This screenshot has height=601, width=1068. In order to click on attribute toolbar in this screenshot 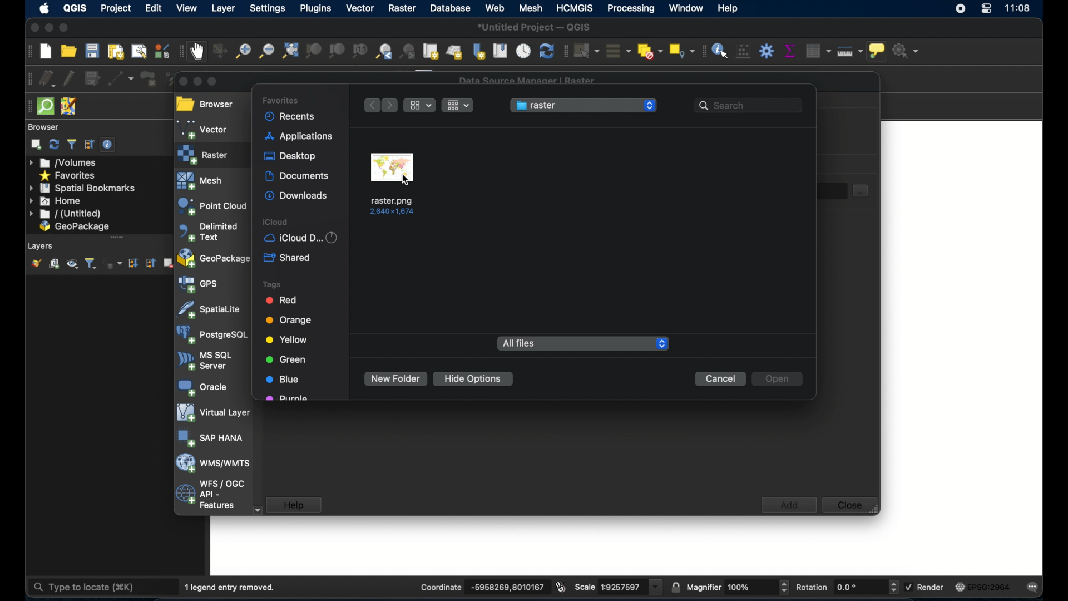, I will do `click(702, 51)`.